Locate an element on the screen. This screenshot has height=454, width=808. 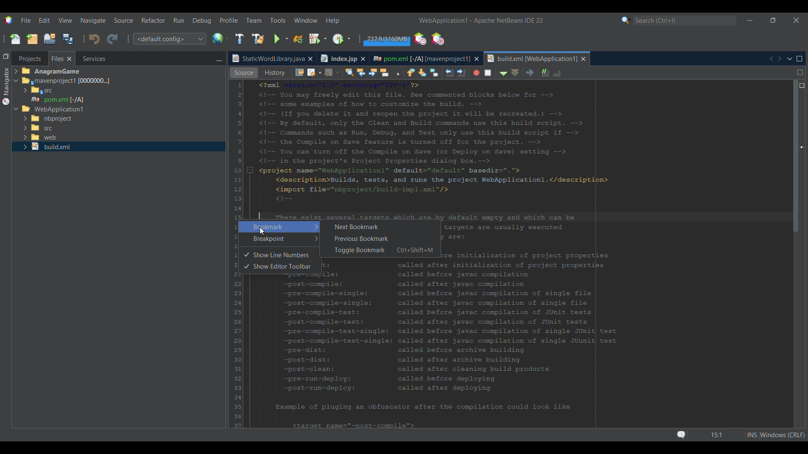
Navigator menu is located at coordinates (5, 86).